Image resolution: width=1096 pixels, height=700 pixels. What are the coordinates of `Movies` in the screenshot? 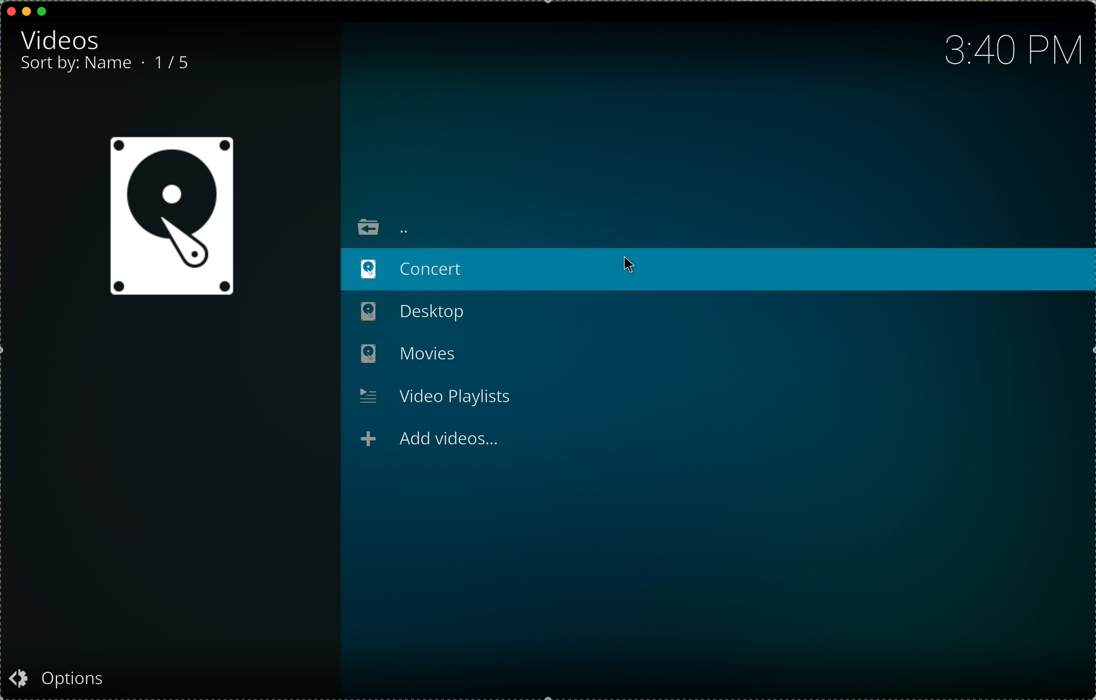 It's located at (411, 351).